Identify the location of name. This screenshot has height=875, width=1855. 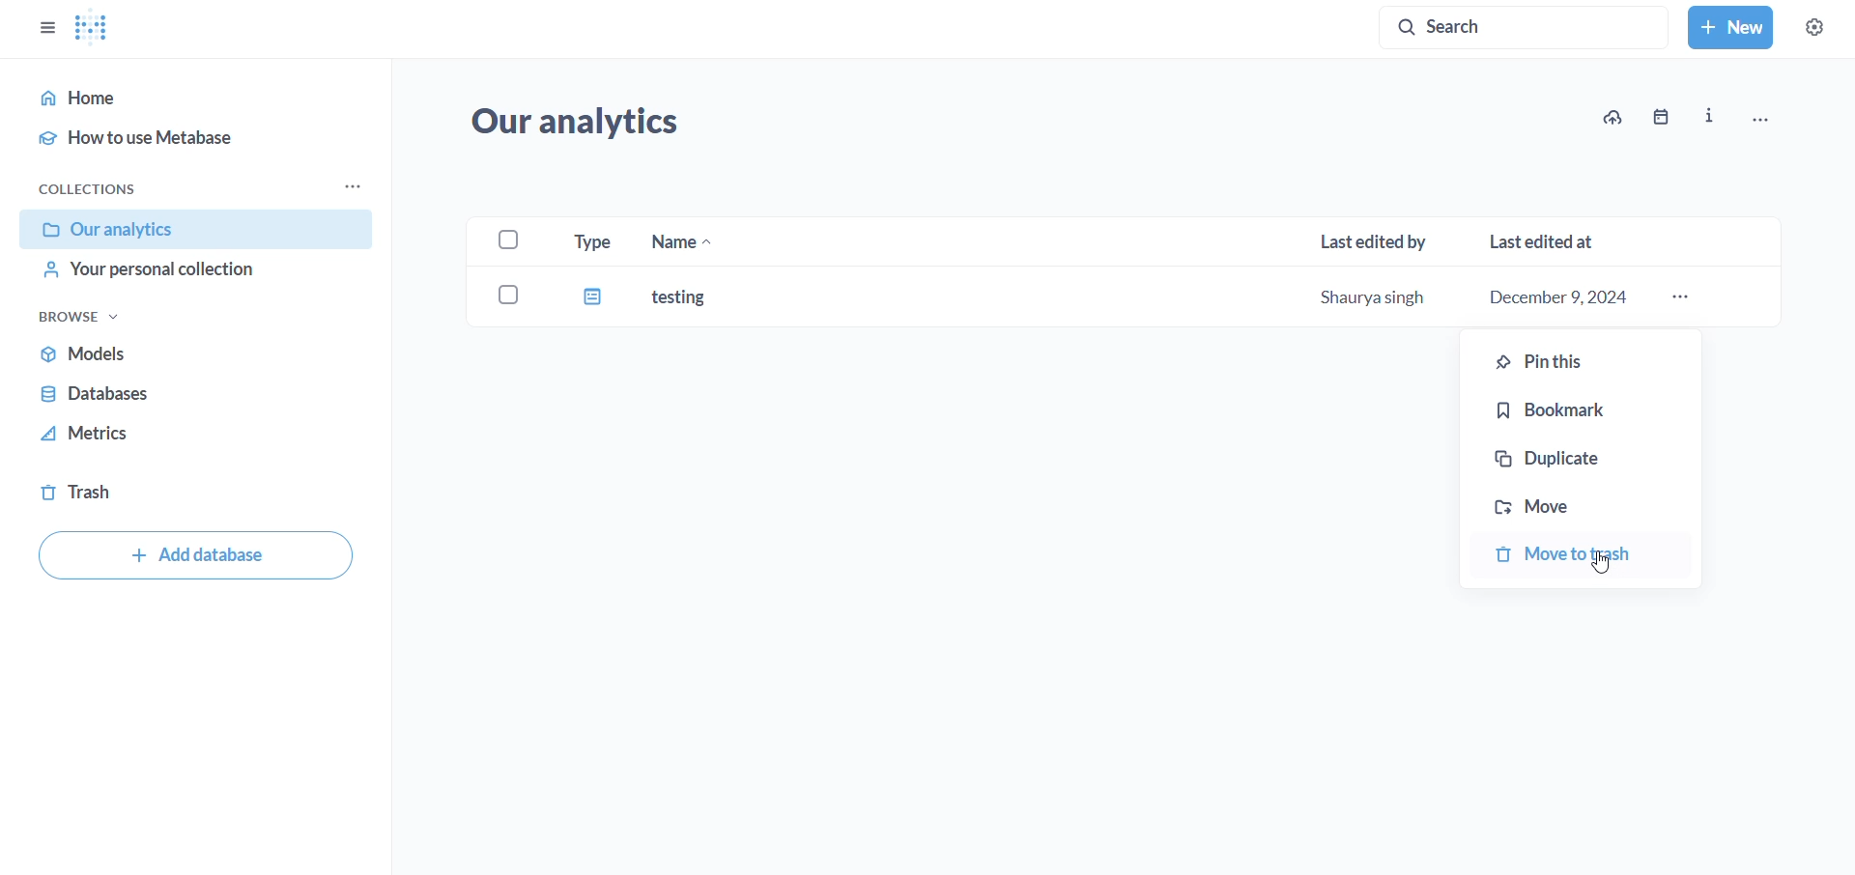
(678, 240).